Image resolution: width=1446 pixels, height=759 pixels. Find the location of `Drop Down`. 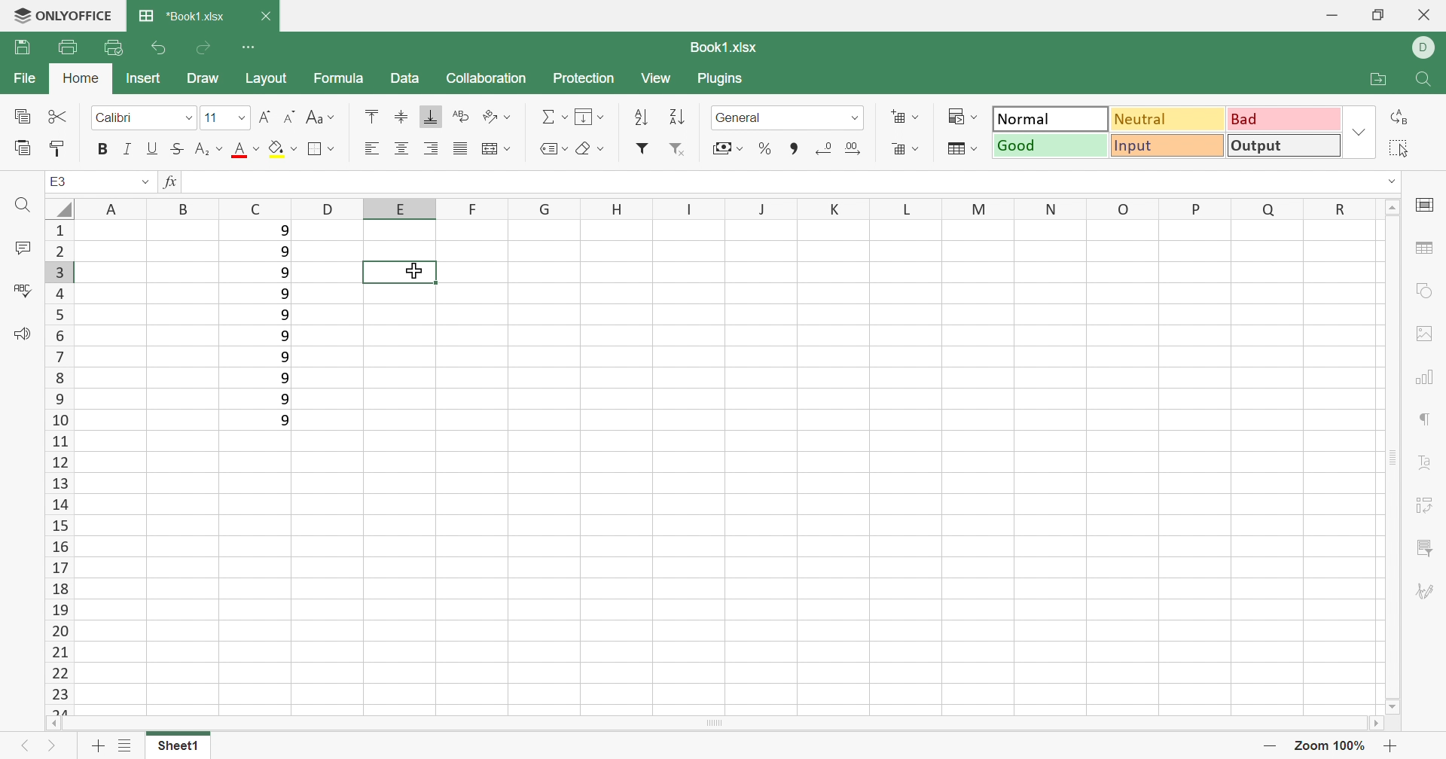

Drop Down is located at coordinates (1356, 133).